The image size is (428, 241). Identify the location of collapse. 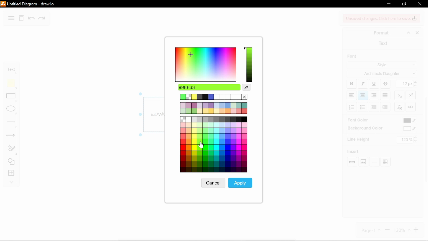
(10, 183).